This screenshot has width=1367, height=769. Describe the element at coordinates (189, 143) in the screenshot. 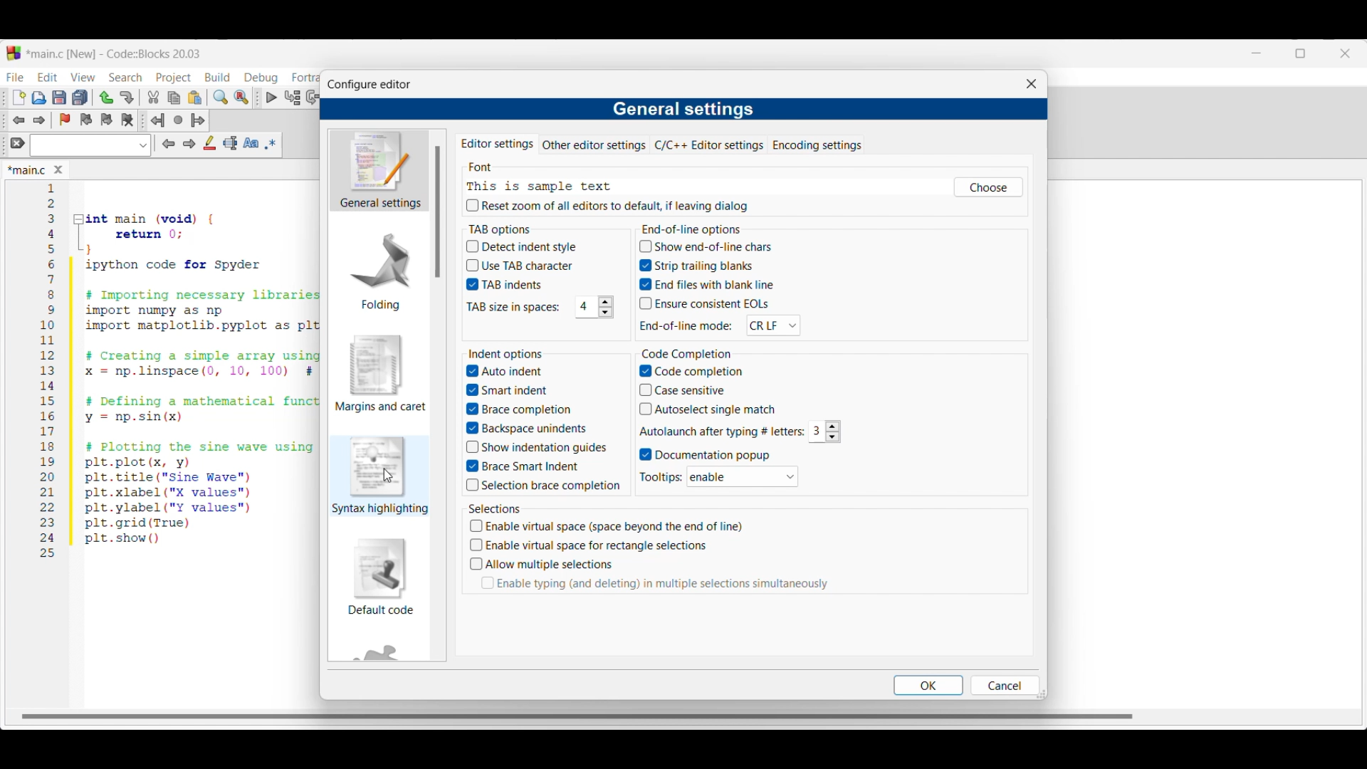

I see `Next` at that location.